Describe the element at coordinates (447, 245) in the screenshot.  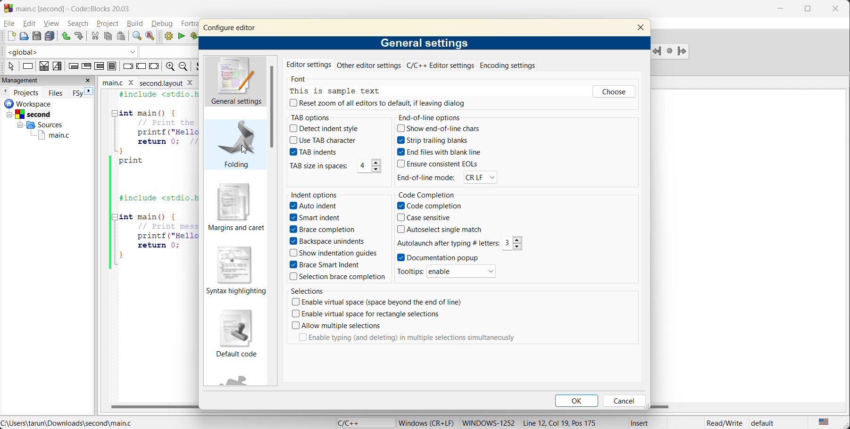
I see `Autolaunch after typing # letters` at that location.